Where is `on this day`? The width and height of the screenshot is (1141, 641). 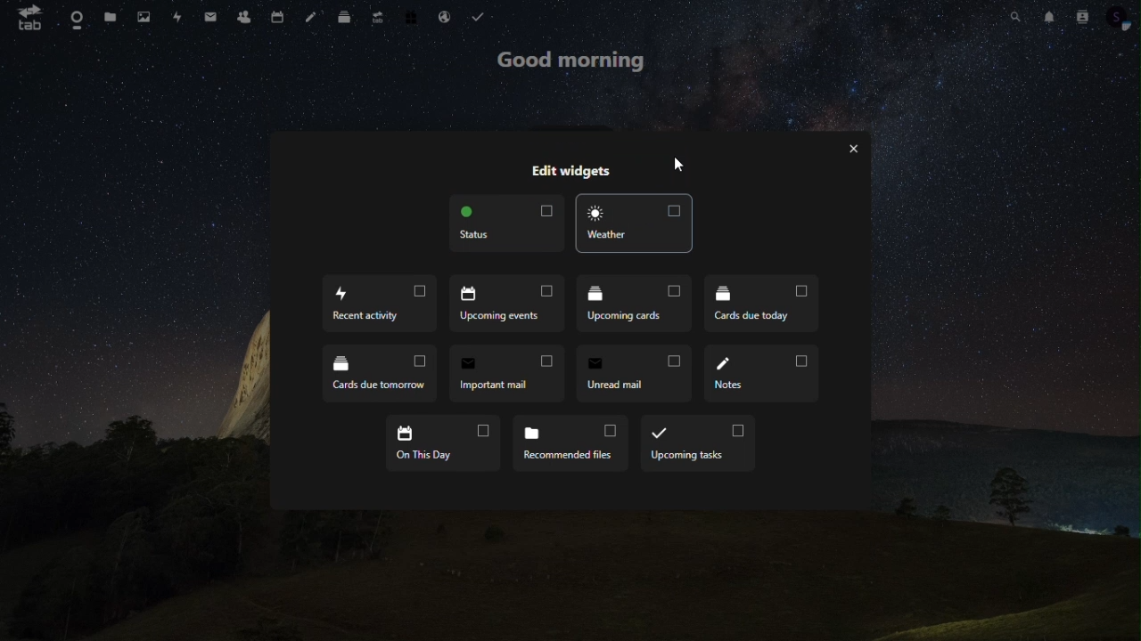
on this day is located at coordinates (437, 445).